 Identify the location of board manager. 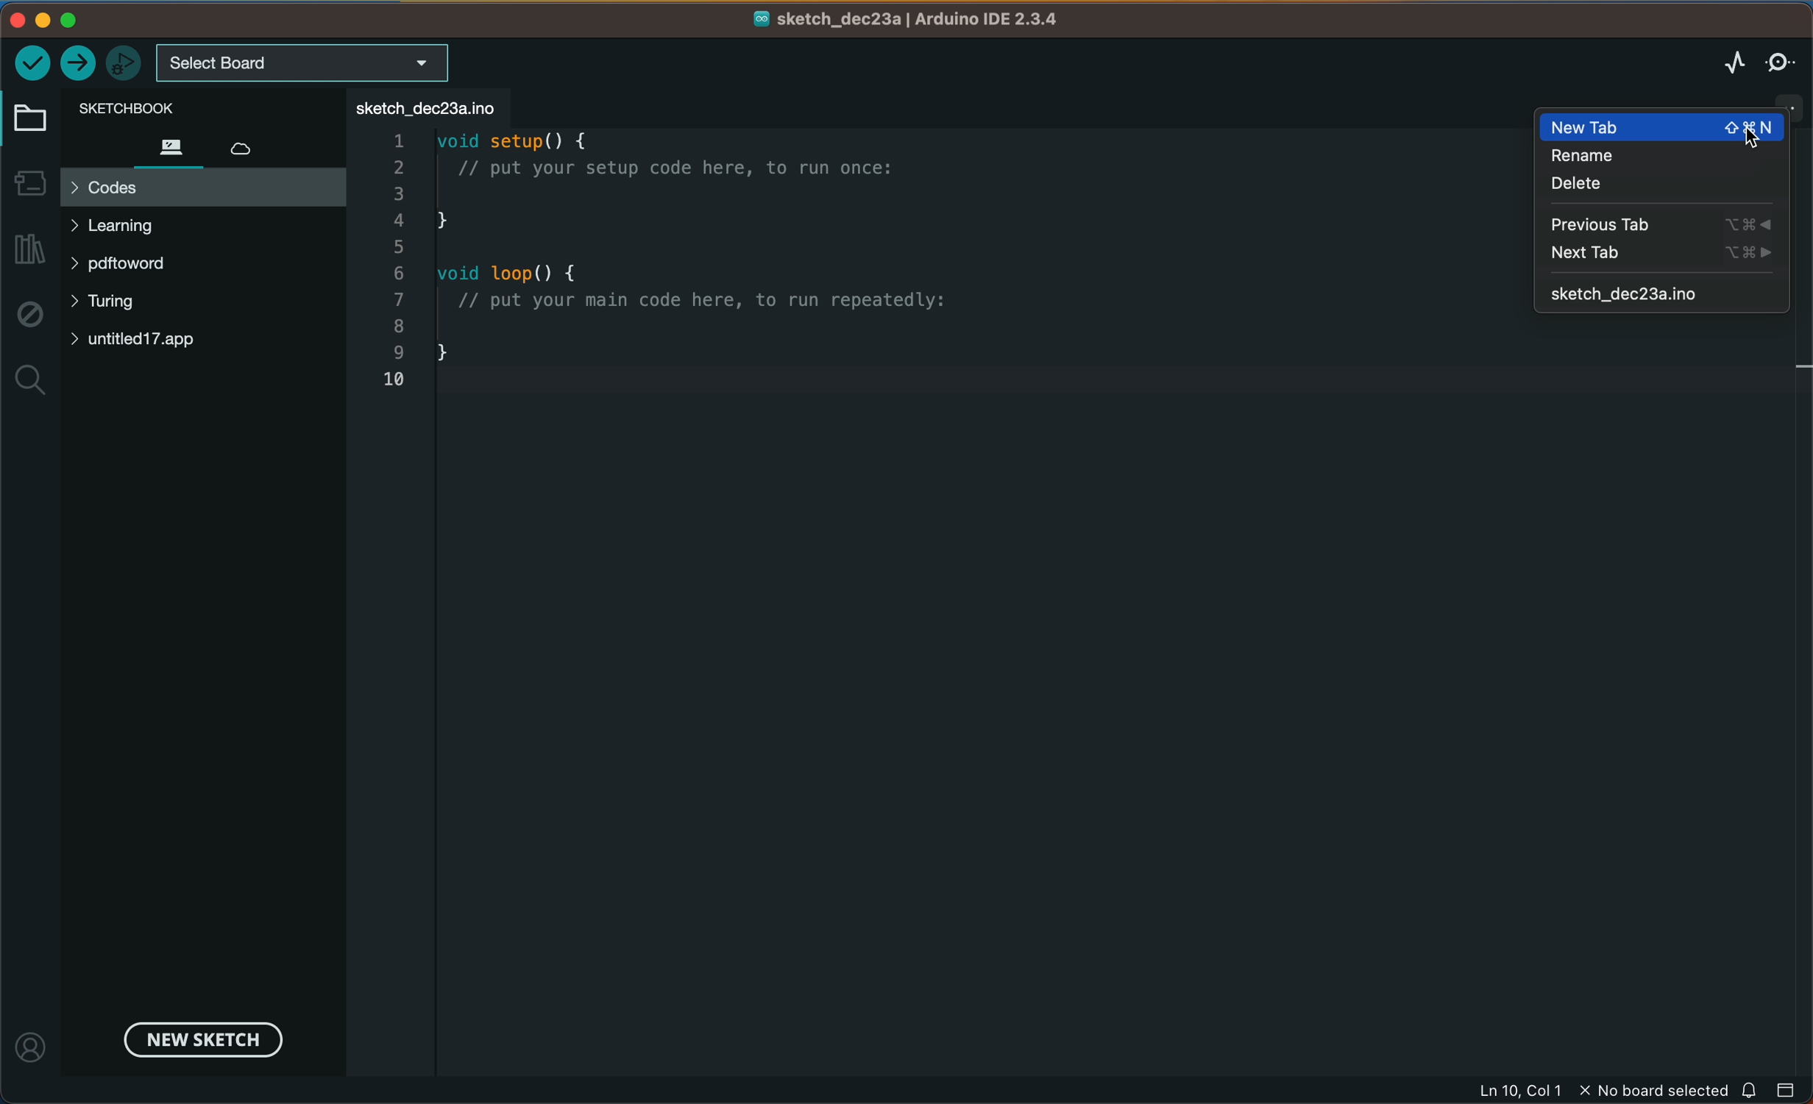
(29, 180).